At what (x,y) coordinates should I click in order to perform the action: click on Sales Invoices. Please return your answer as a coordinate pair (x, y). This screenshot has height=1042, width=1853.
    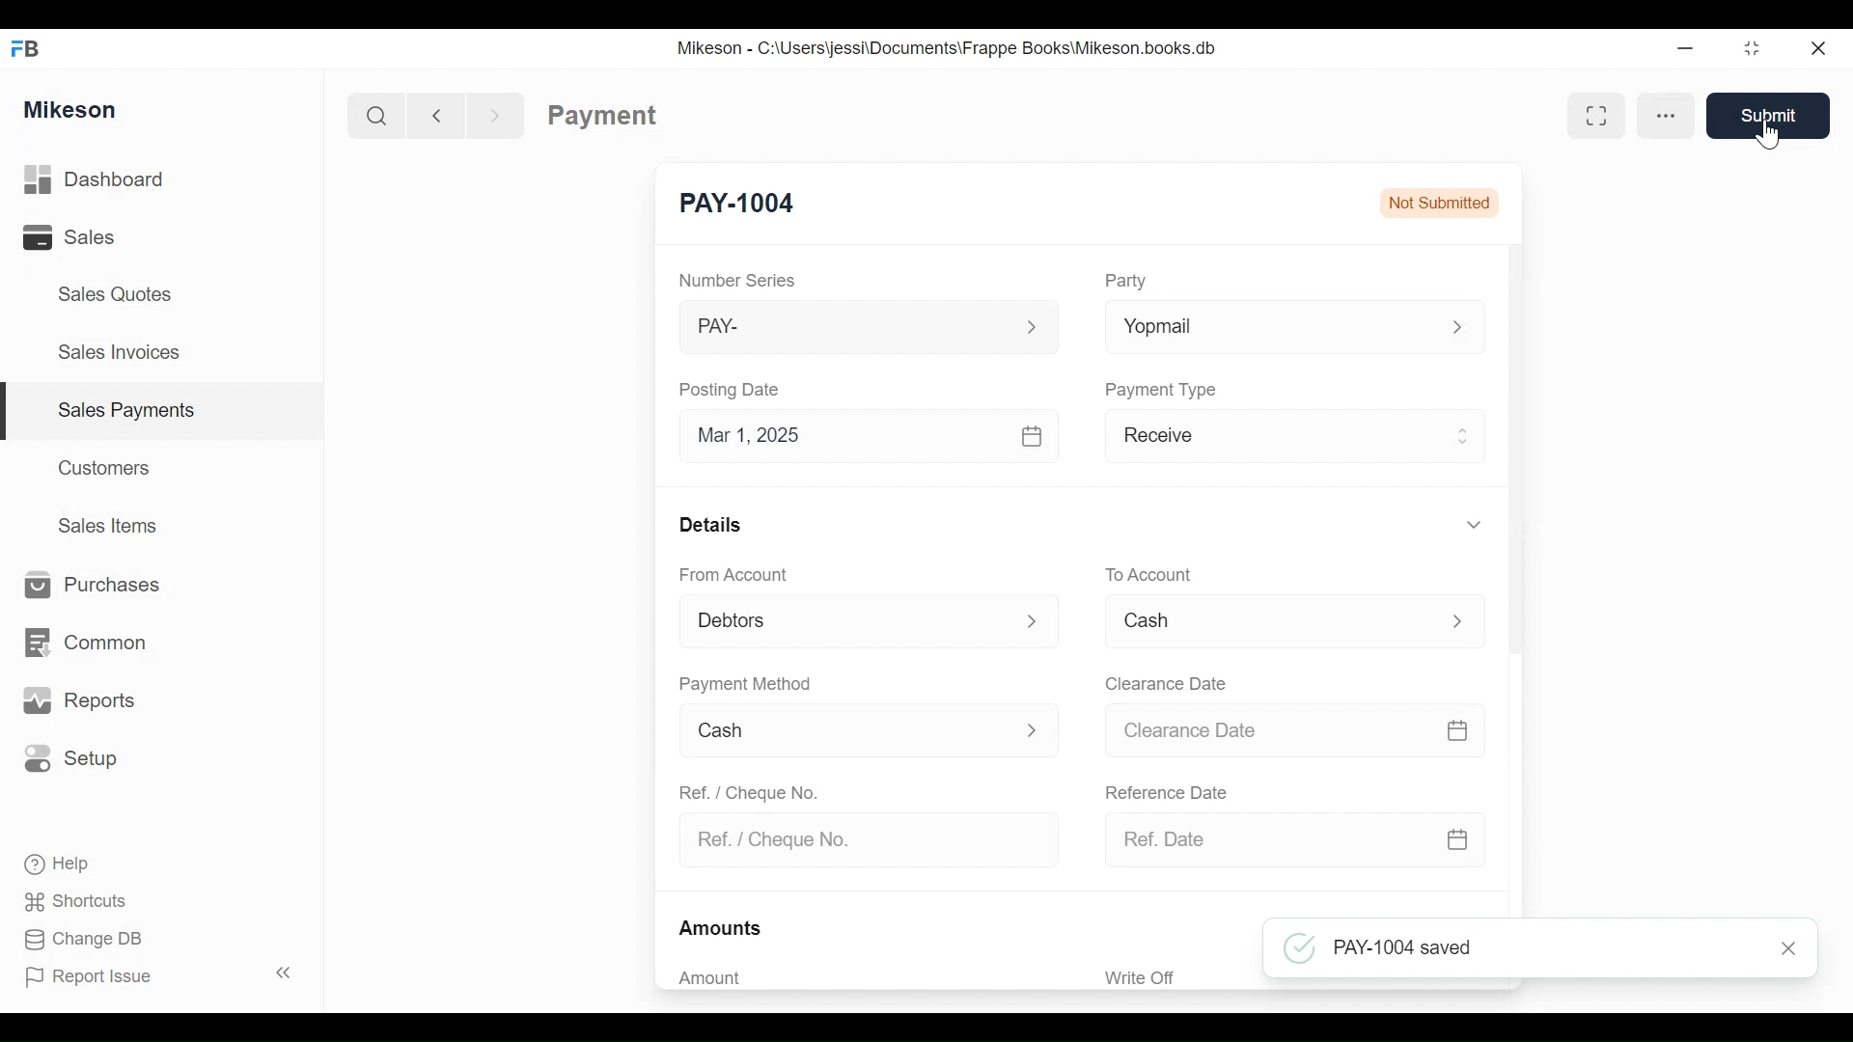
    Looking at the image, I should click on (112, 354).